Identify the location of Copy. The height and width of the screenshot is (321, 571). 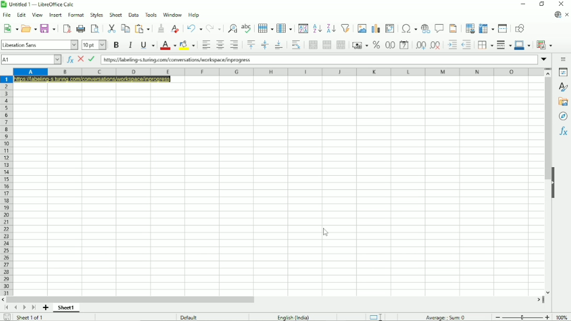
(125, 28).